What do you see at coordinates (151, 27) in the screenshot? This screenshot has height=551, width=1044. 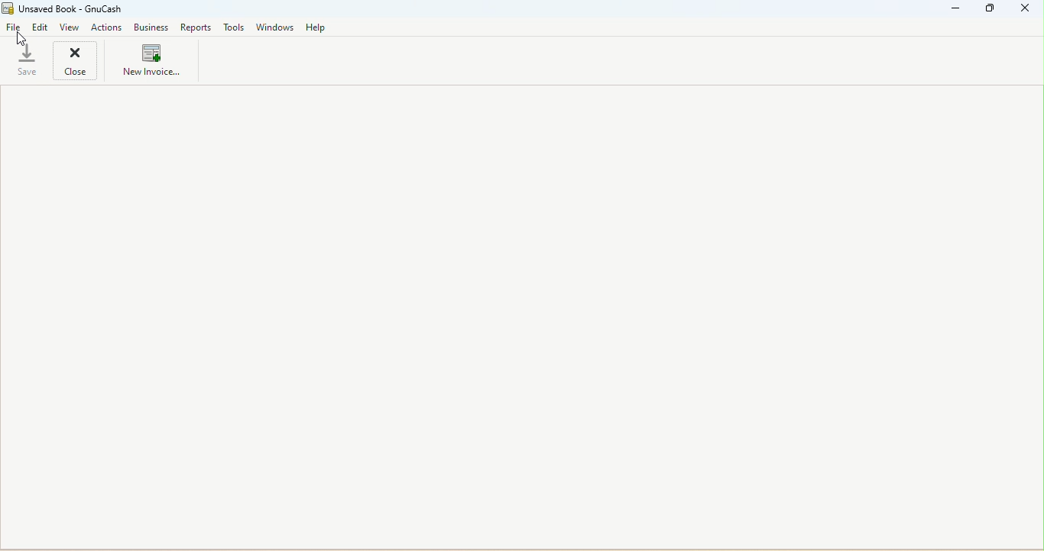 I see `Business` at bounding box center [151, 27].